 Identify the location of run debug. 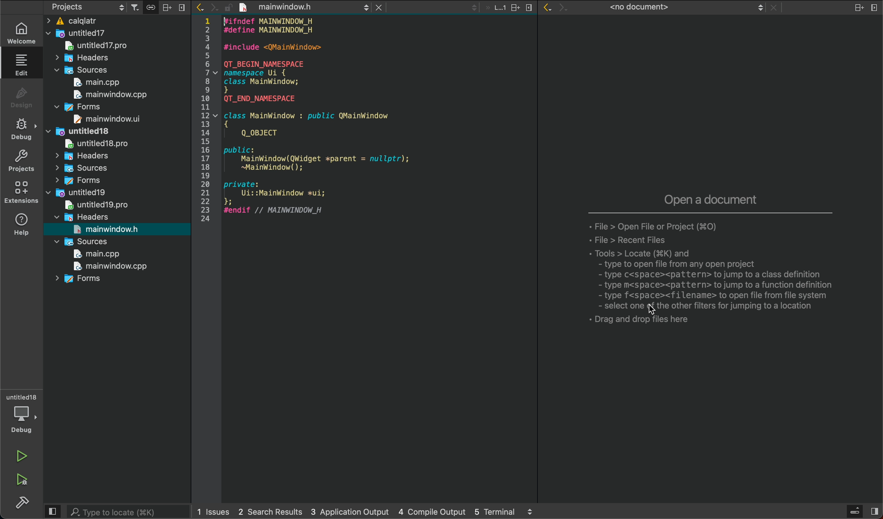
(25, 481).